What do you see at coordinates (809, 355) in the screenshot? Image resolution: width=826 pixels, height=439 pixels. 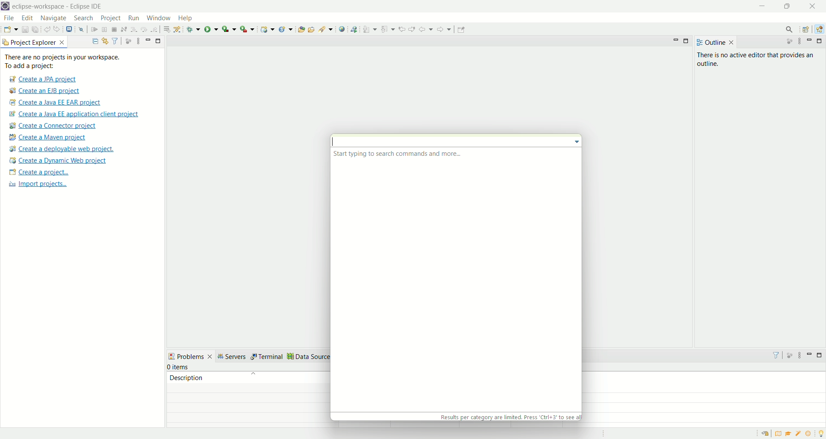 I see `minimize` at bounding box center [809, 355].